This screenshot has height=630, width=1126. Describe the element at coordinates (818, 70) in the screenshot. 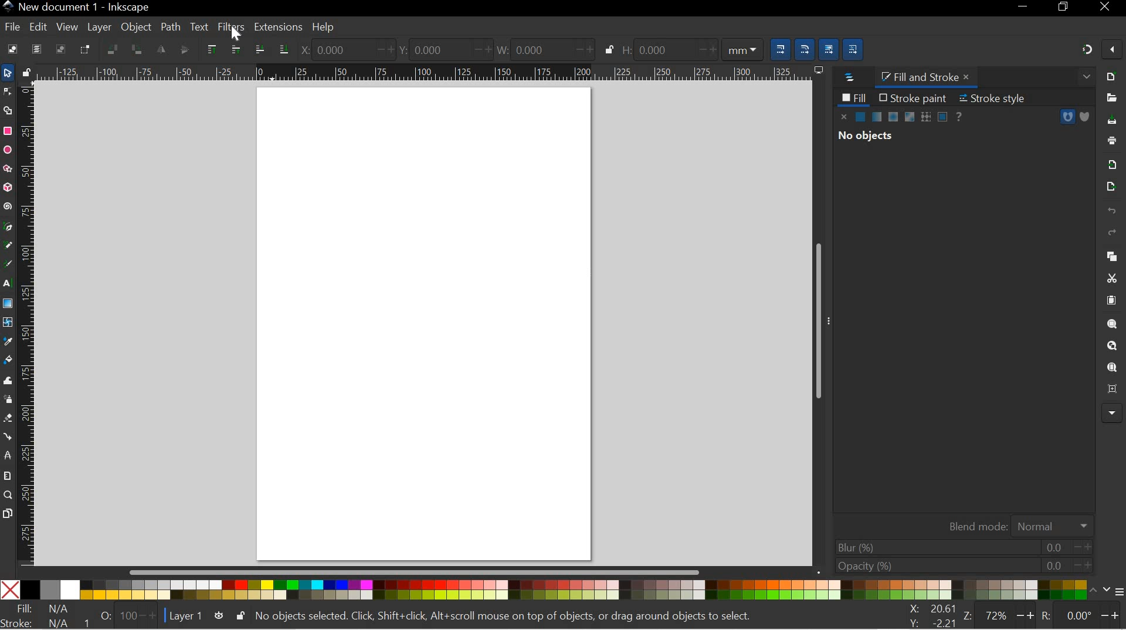

I see `DISPLAY OPTIONS` at that location.